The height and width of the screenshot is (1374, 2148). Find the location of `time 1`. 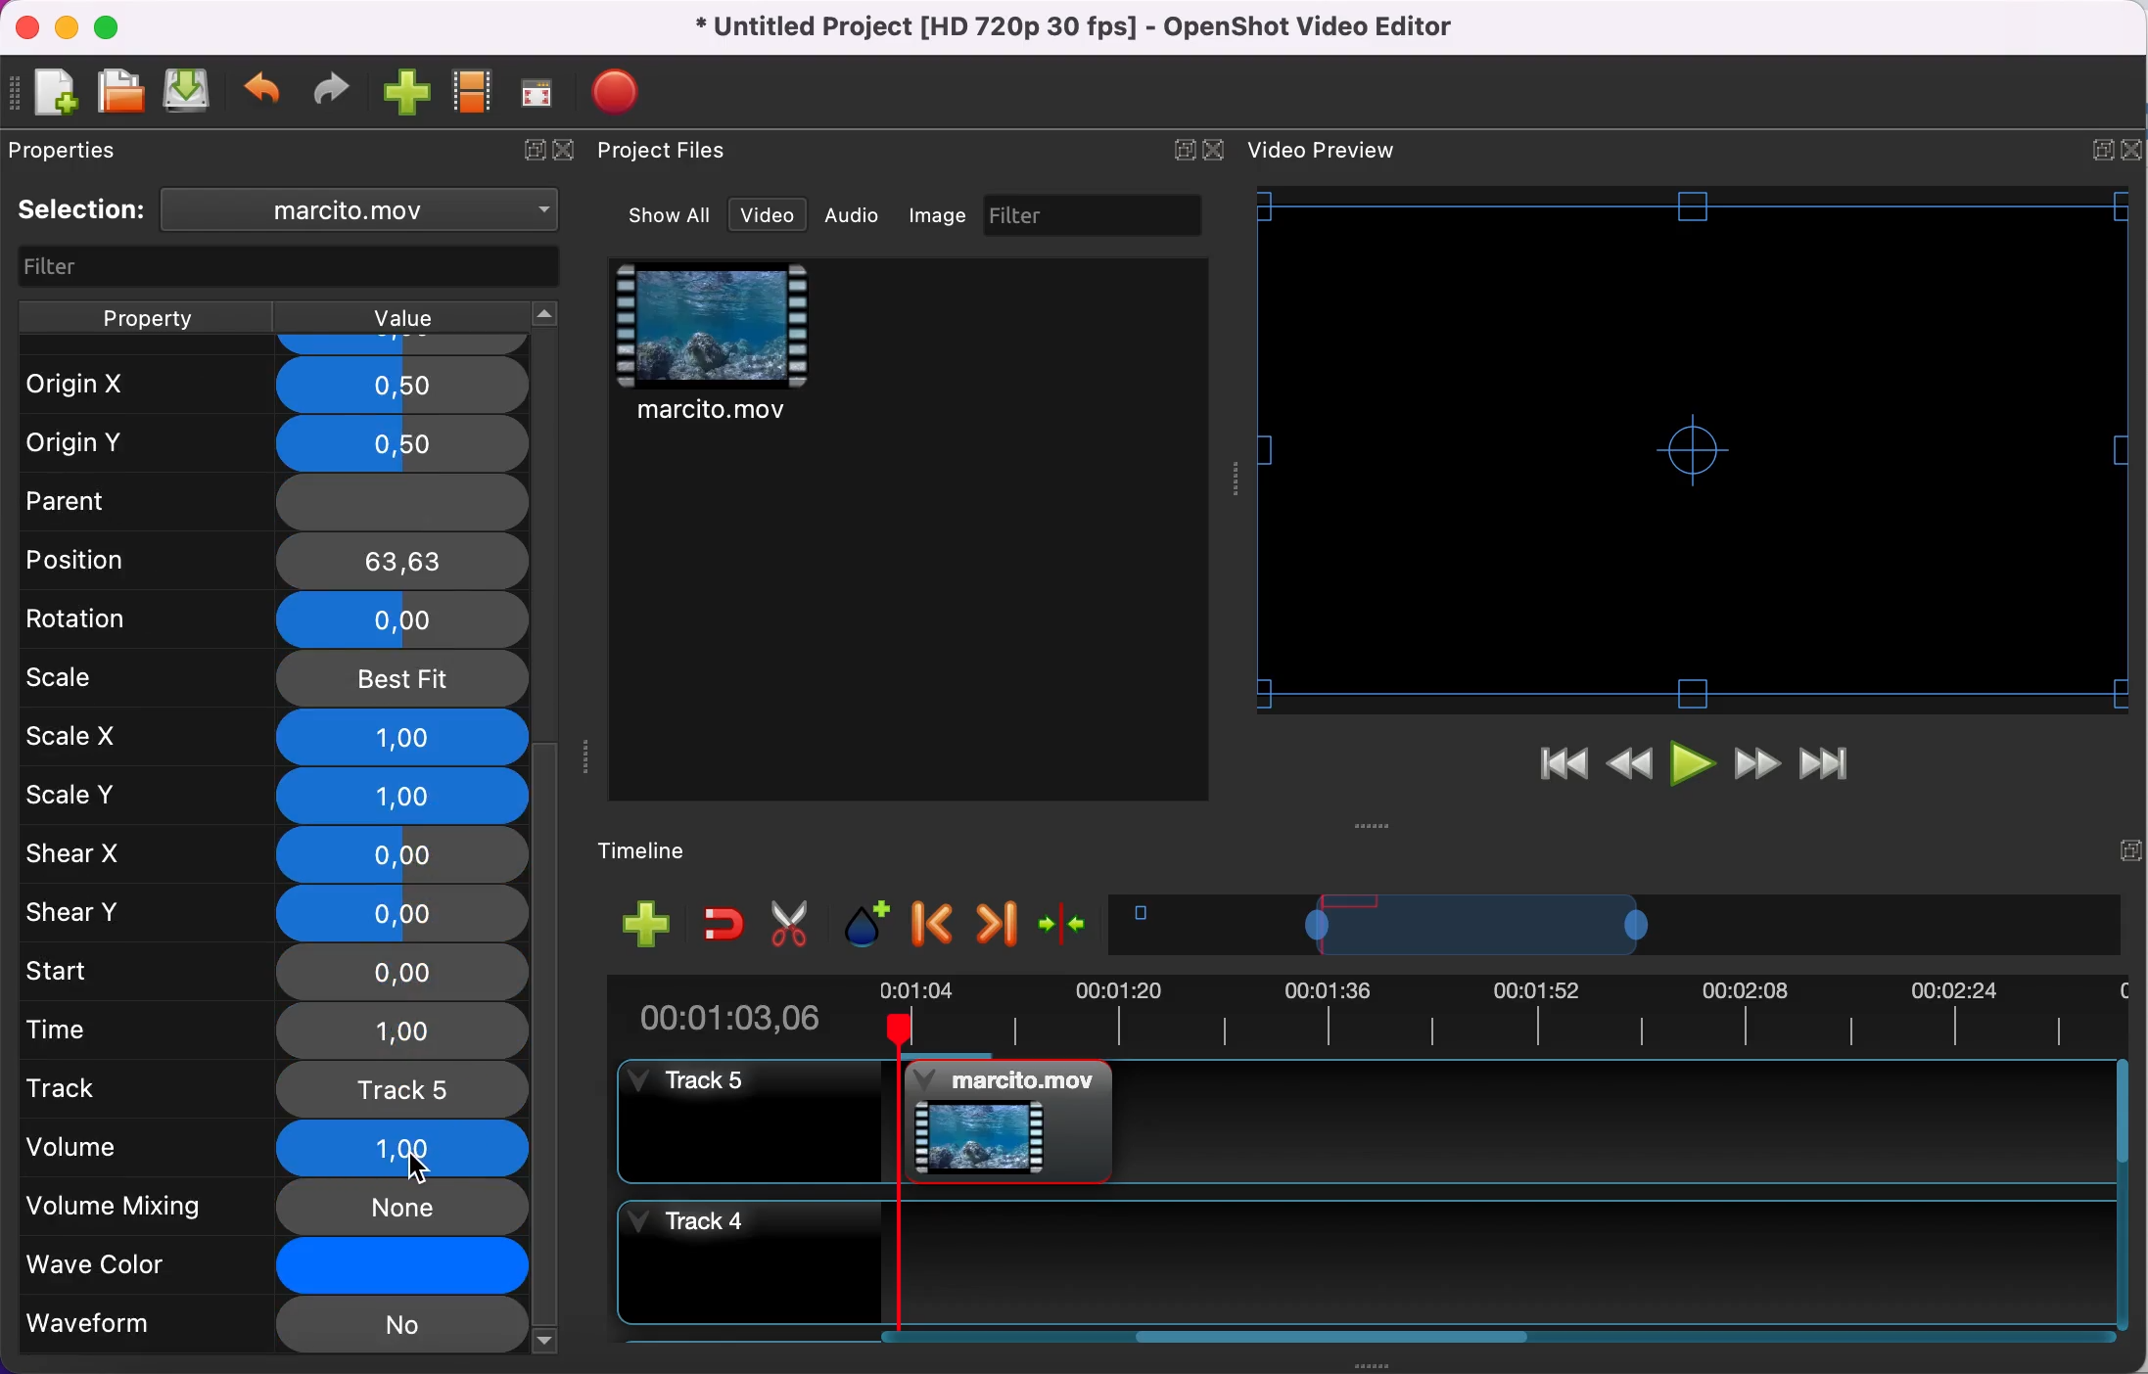

time 1 is located at coordinates (279, 1032).